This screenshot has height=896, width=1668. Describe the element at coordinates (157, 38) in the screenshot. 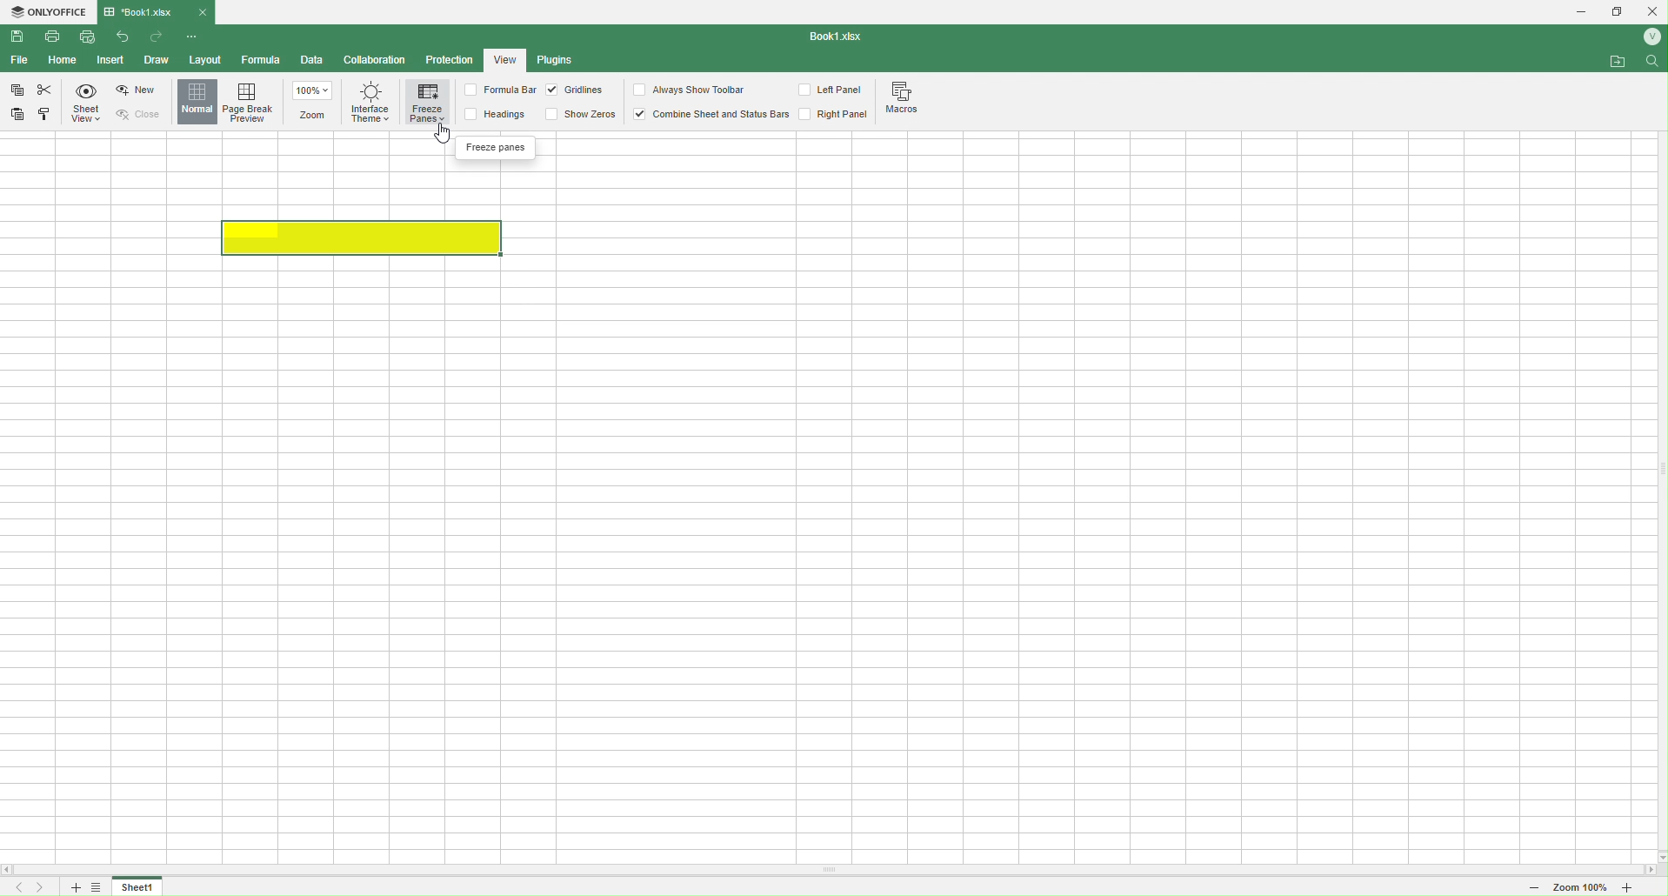

I see `Redo` at that location.